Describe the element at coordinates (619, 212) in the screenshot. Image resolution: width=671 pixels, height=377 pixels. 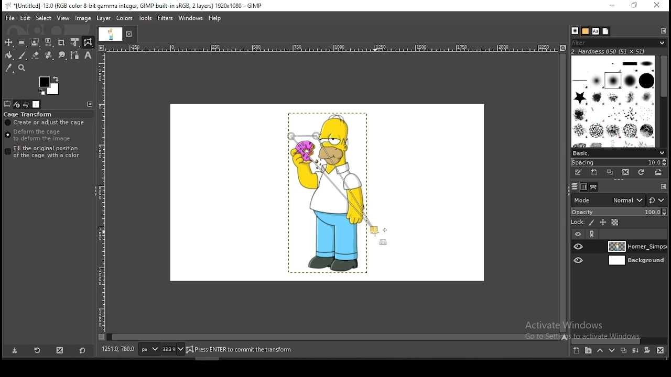
I see `opacity` at that location.